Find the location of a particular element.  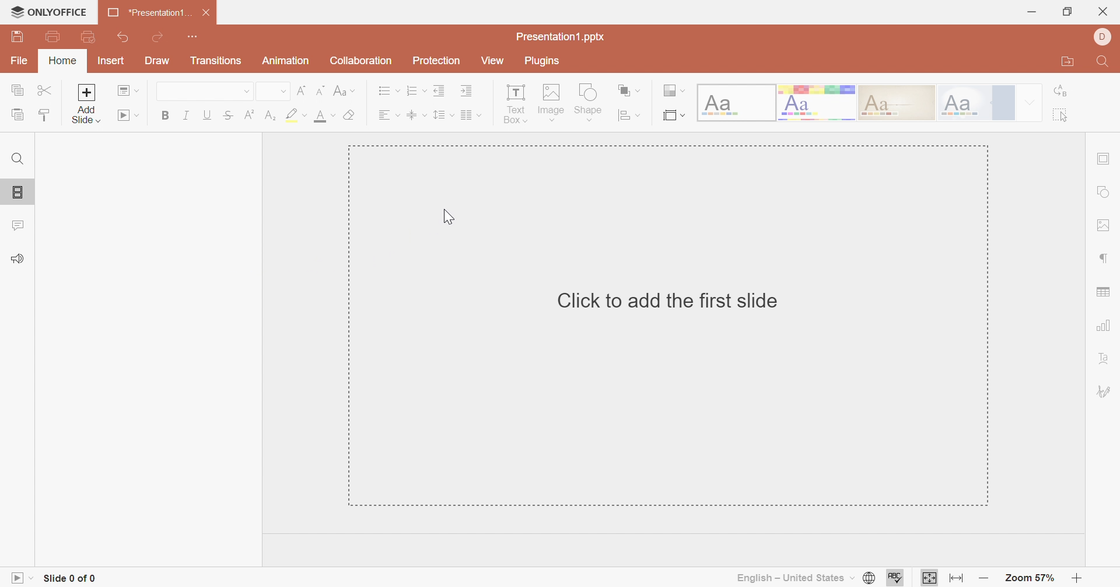

Open file location is located at coordinates (1063, 63).